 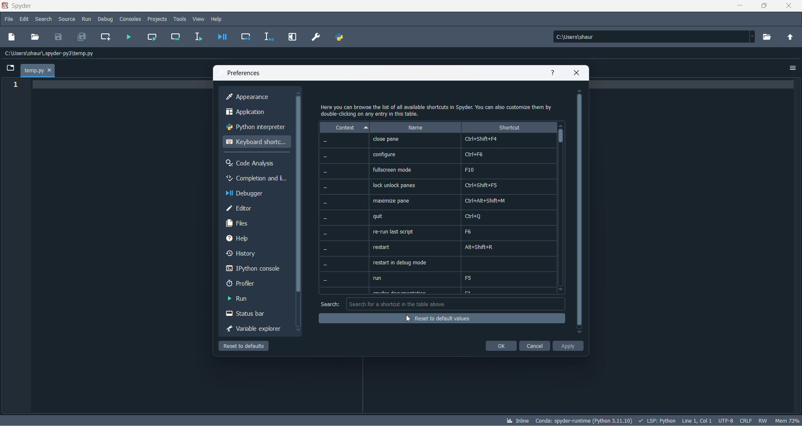 What do you see at coordinates (343, 213) in the screenshot?
I see `context values` at bounding box center [343, 213].